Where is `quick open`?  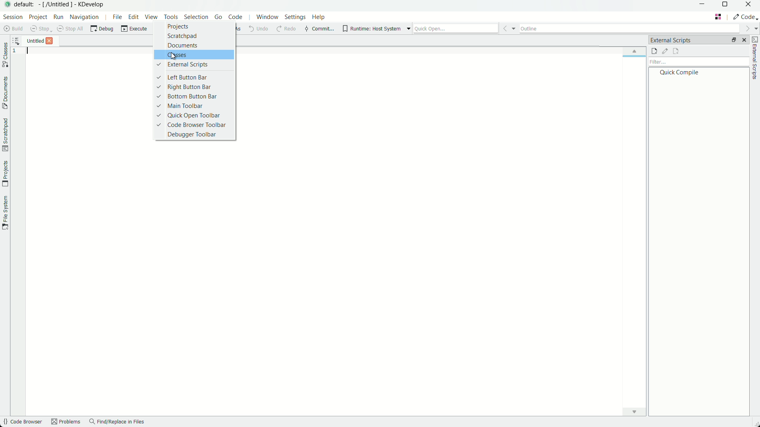
quick open is located at coordinates (464, 29).